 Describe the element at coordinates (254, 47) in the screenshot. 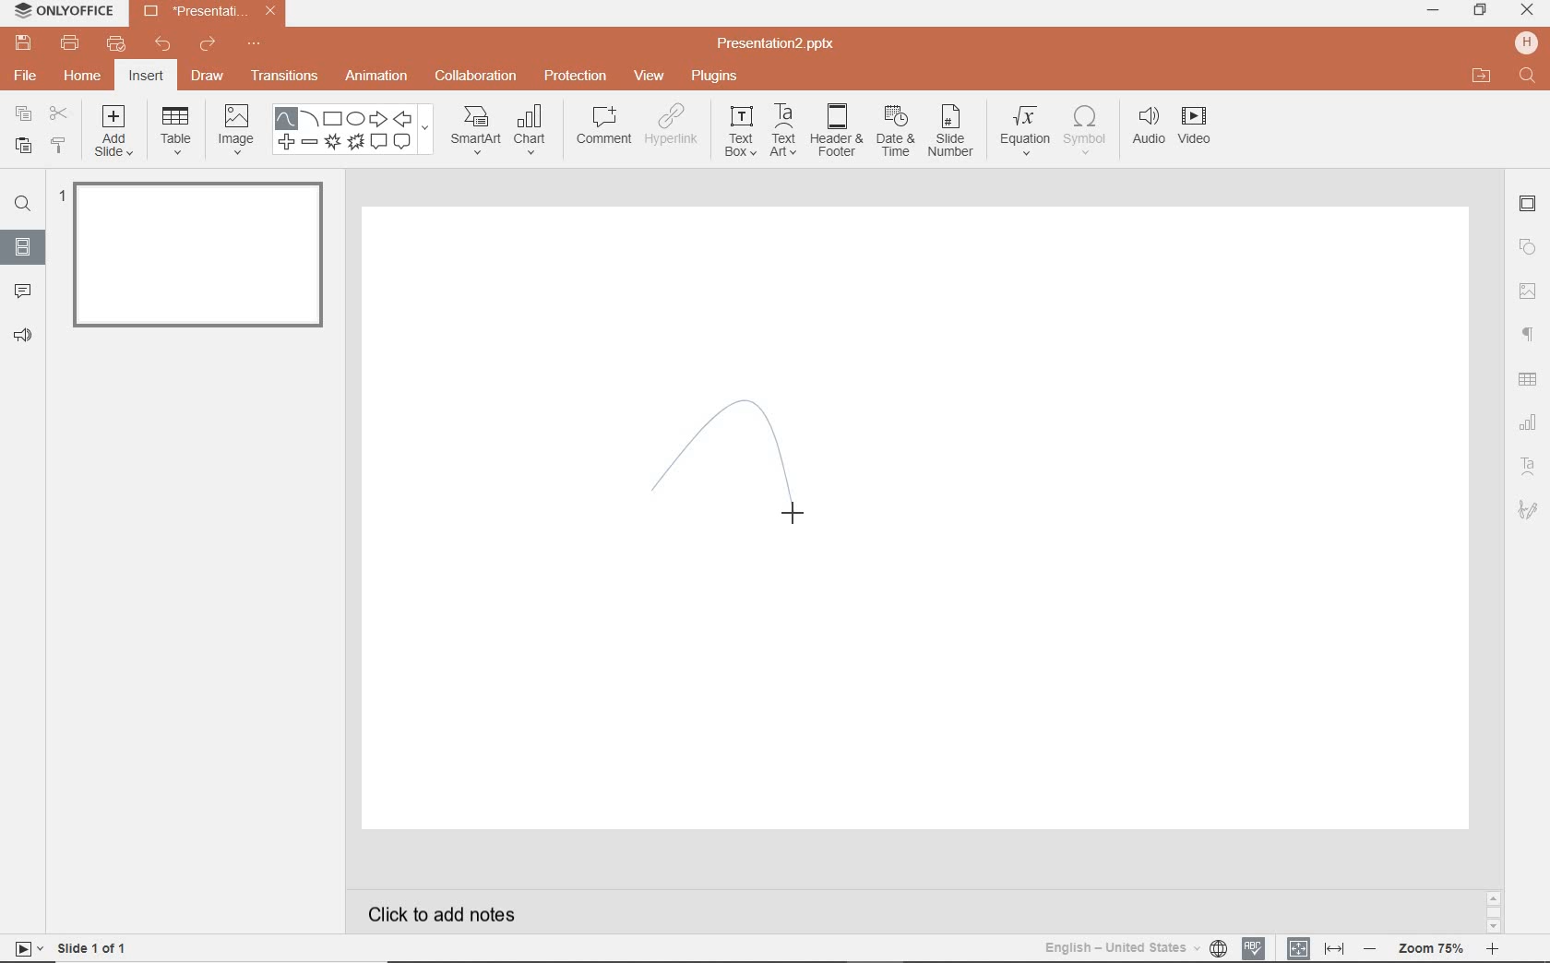

I see `CUSTOMIZE QUICK ACCESS TOOLBAR` at that location.